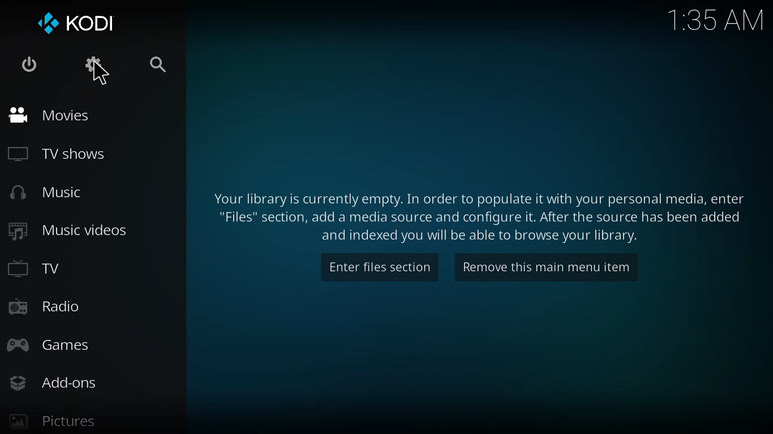 The width and height of the screenshot is (773, 434). Describe the element at coordinates (543, 271) in the screenshot. I see `remove this main menu item` at that location.